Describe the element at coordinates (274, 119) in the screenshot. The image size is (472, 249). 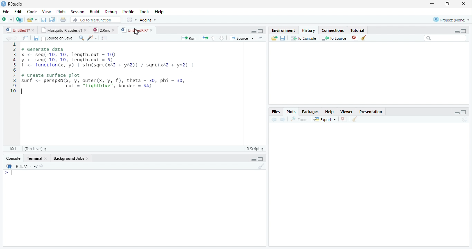
I see `Previous plot` at that location.